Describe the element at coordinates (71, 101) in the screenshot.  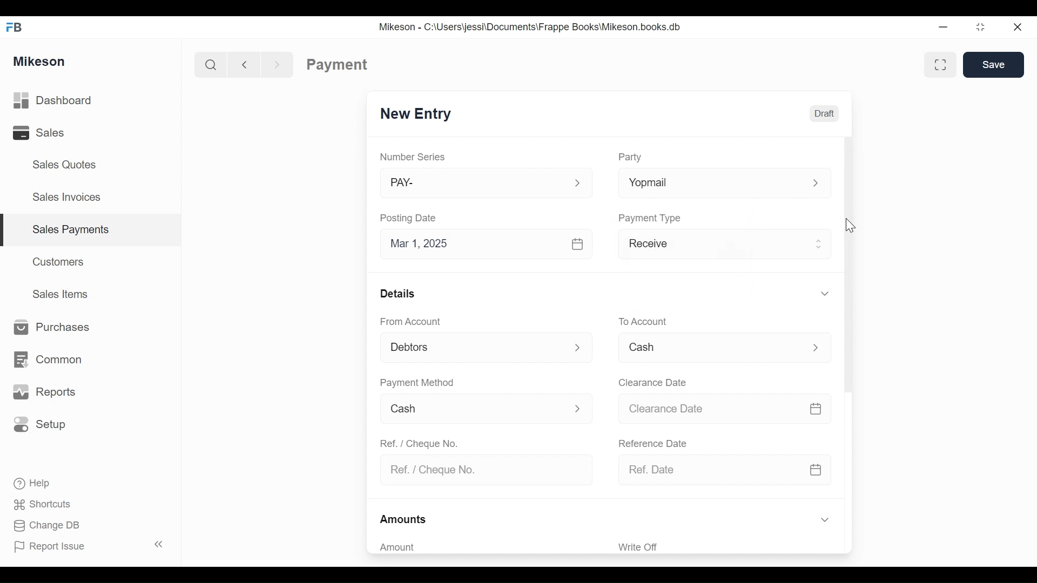
I see `Dashboard` at that location.